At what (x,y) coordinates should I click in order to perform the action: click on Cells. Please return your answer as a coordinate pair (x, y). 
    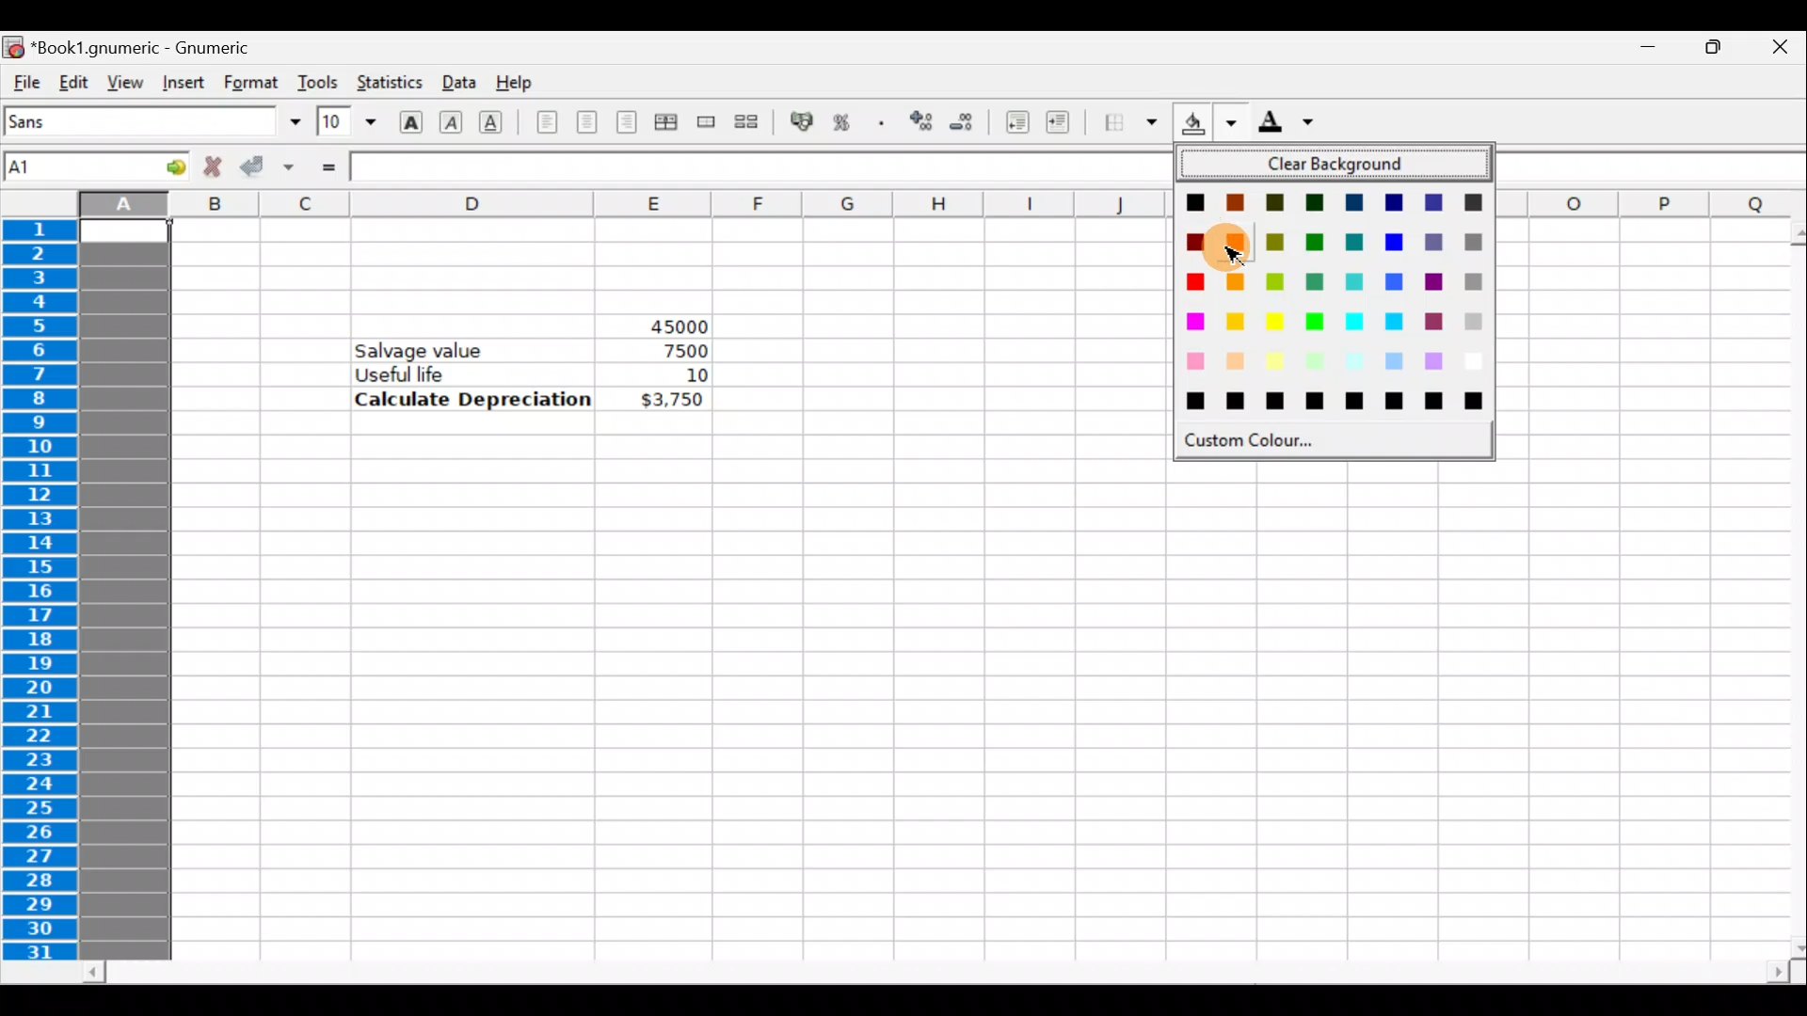
    Looking at the image, I should click on (941, 706).